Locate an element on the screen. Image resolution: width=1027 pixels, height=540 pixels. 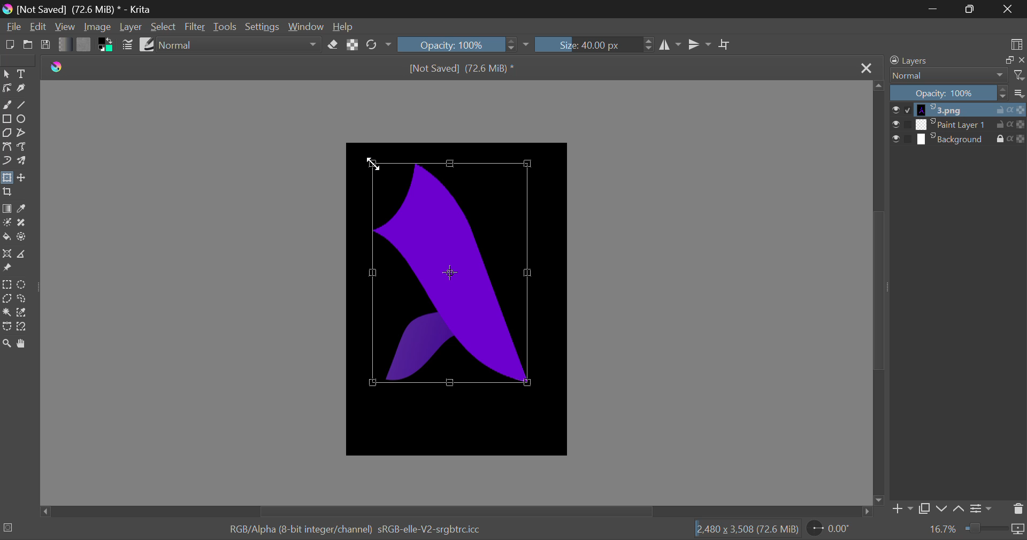
Blending Modes is located at coordinates (240, 44).